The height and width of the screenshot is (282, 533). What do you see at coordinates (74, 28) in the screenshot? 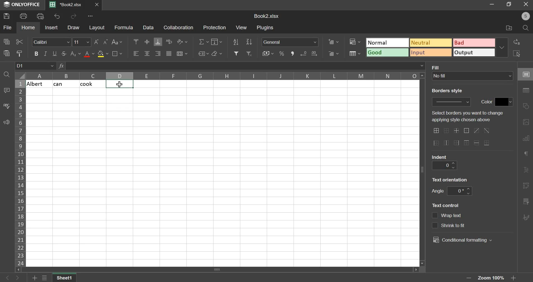
I see `draw` at bounding box center [74, 28].